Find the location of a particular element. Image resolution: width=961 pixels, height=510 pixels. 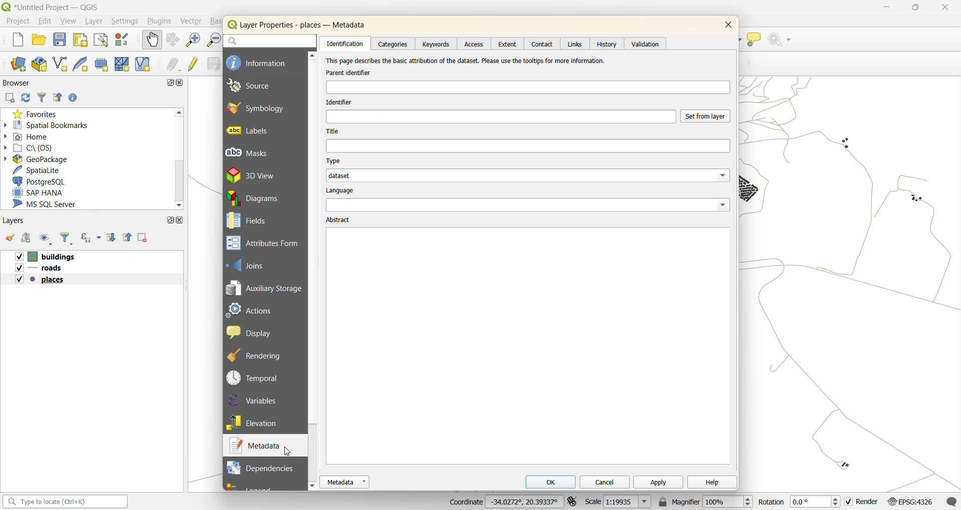

fields is located at coordinates (254, 220).